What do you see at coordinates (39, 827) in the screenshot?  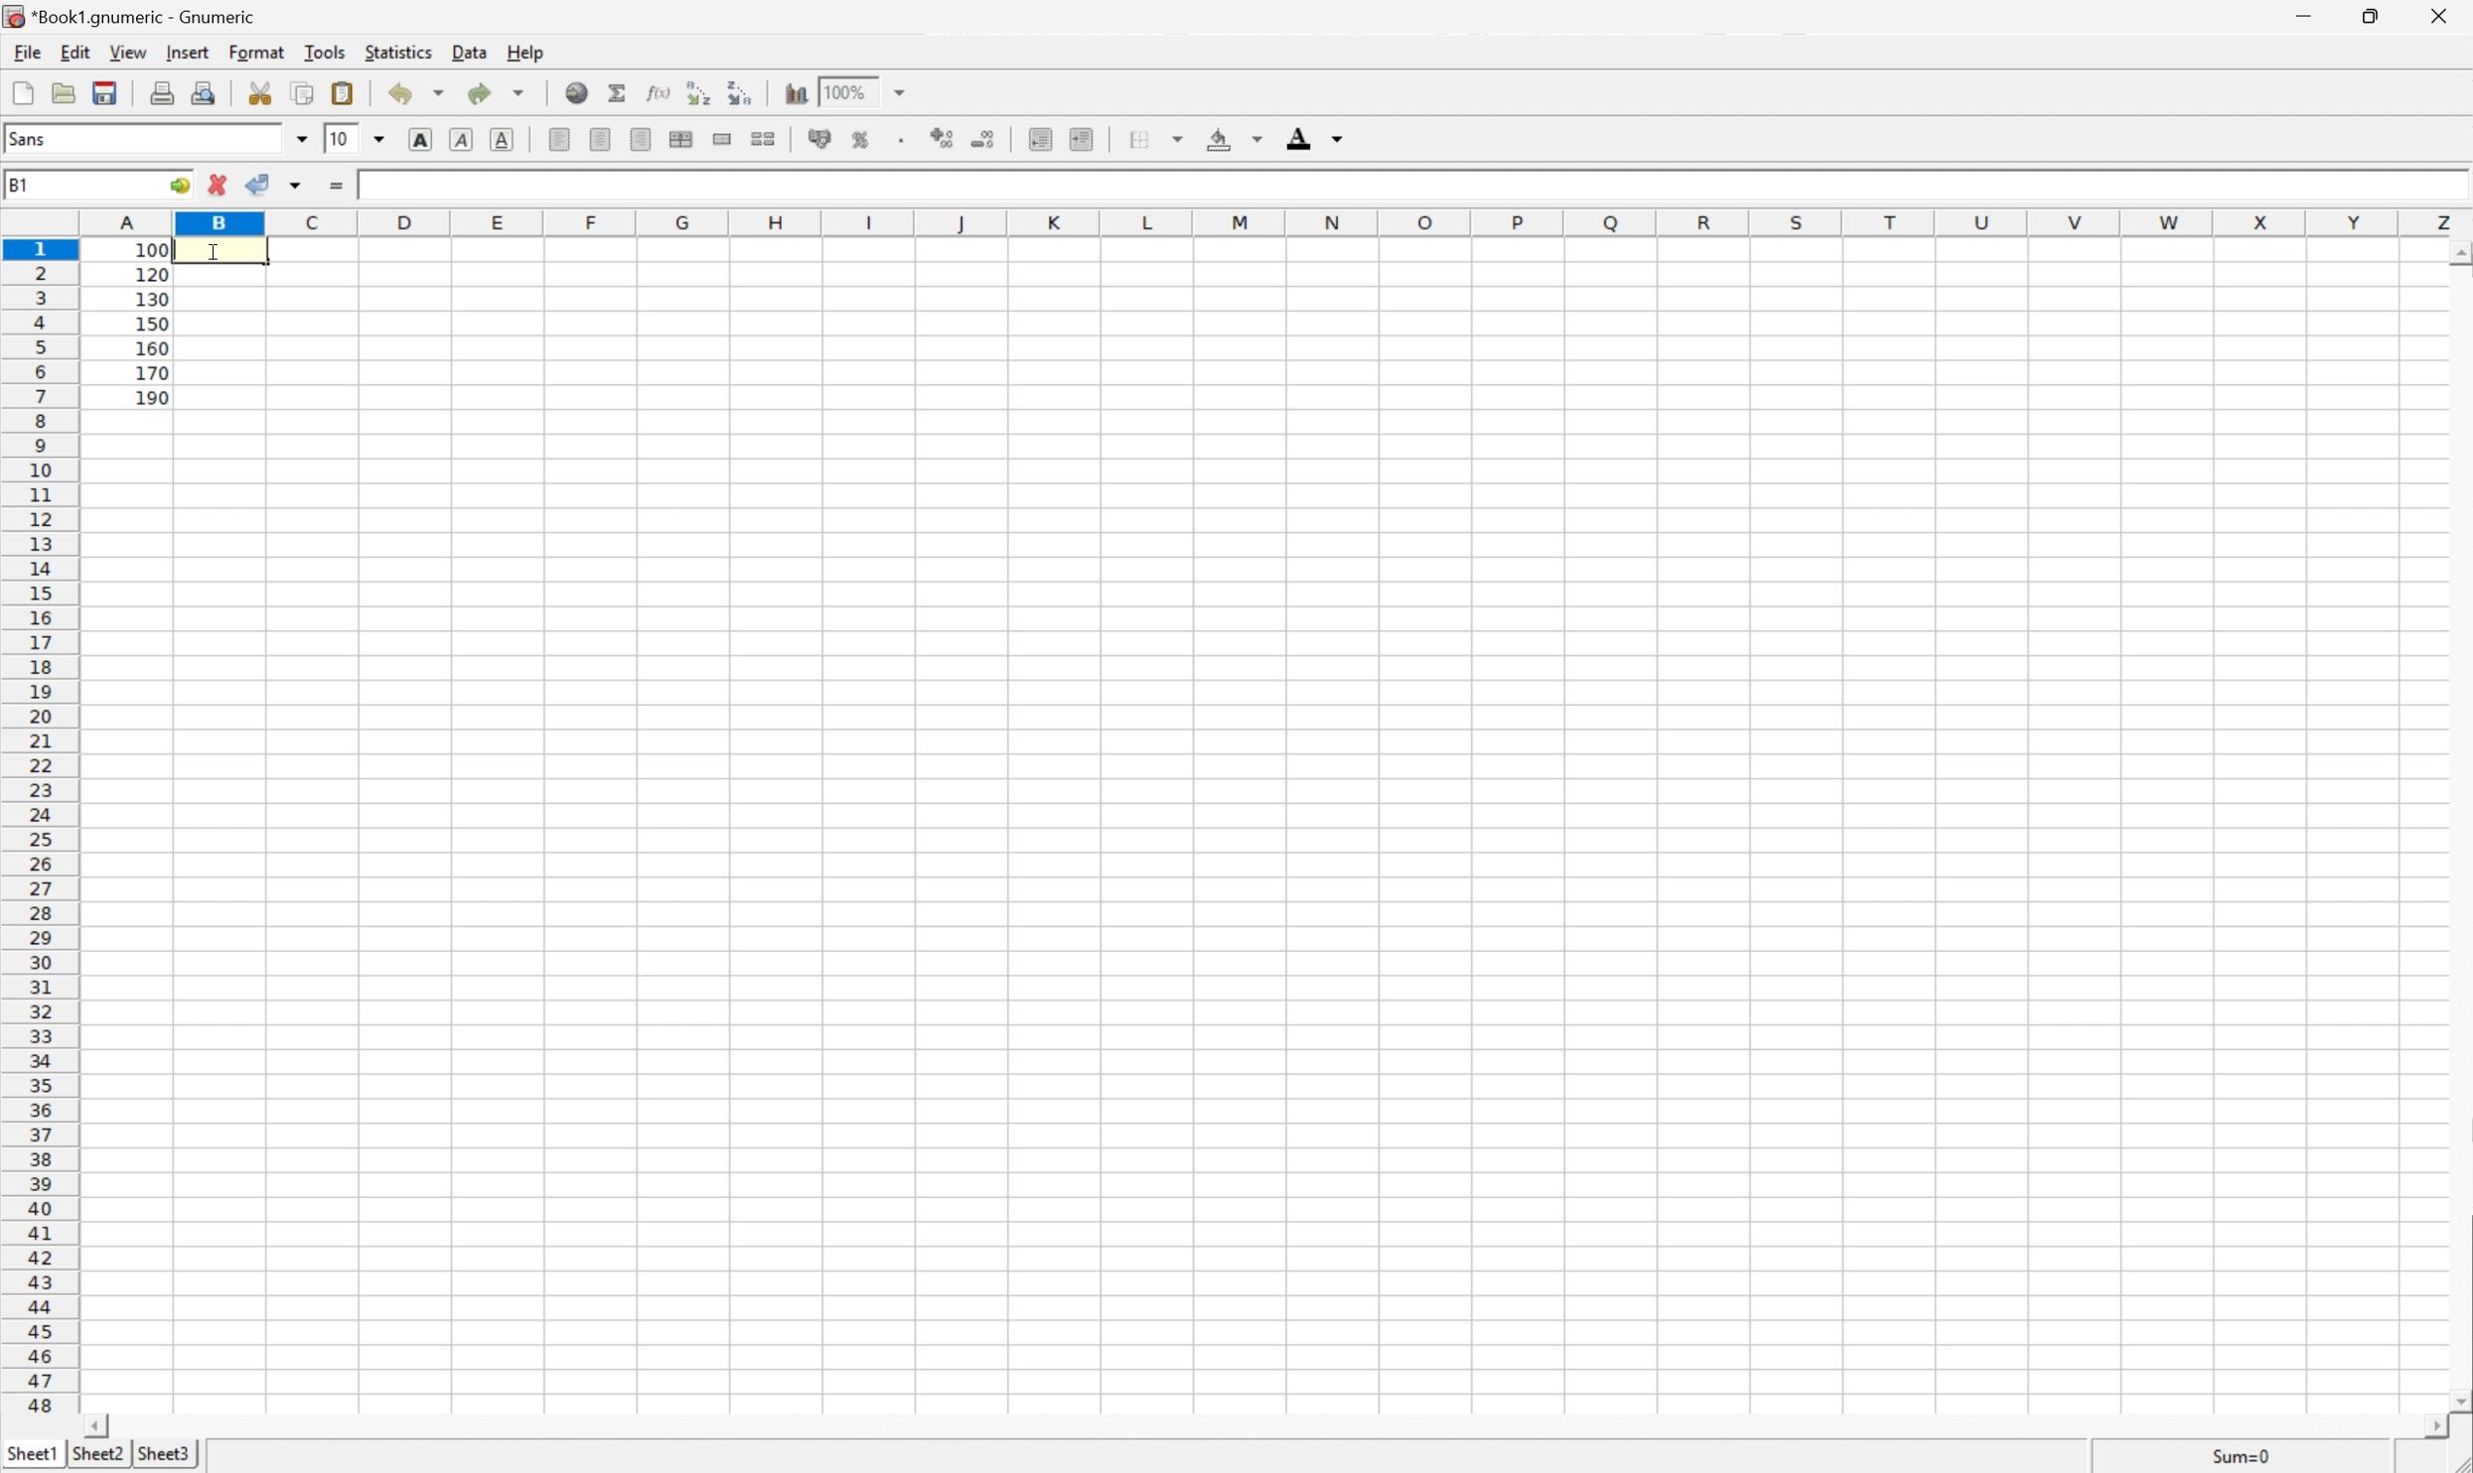 I see `Row number` at bounding box center [39, 827].